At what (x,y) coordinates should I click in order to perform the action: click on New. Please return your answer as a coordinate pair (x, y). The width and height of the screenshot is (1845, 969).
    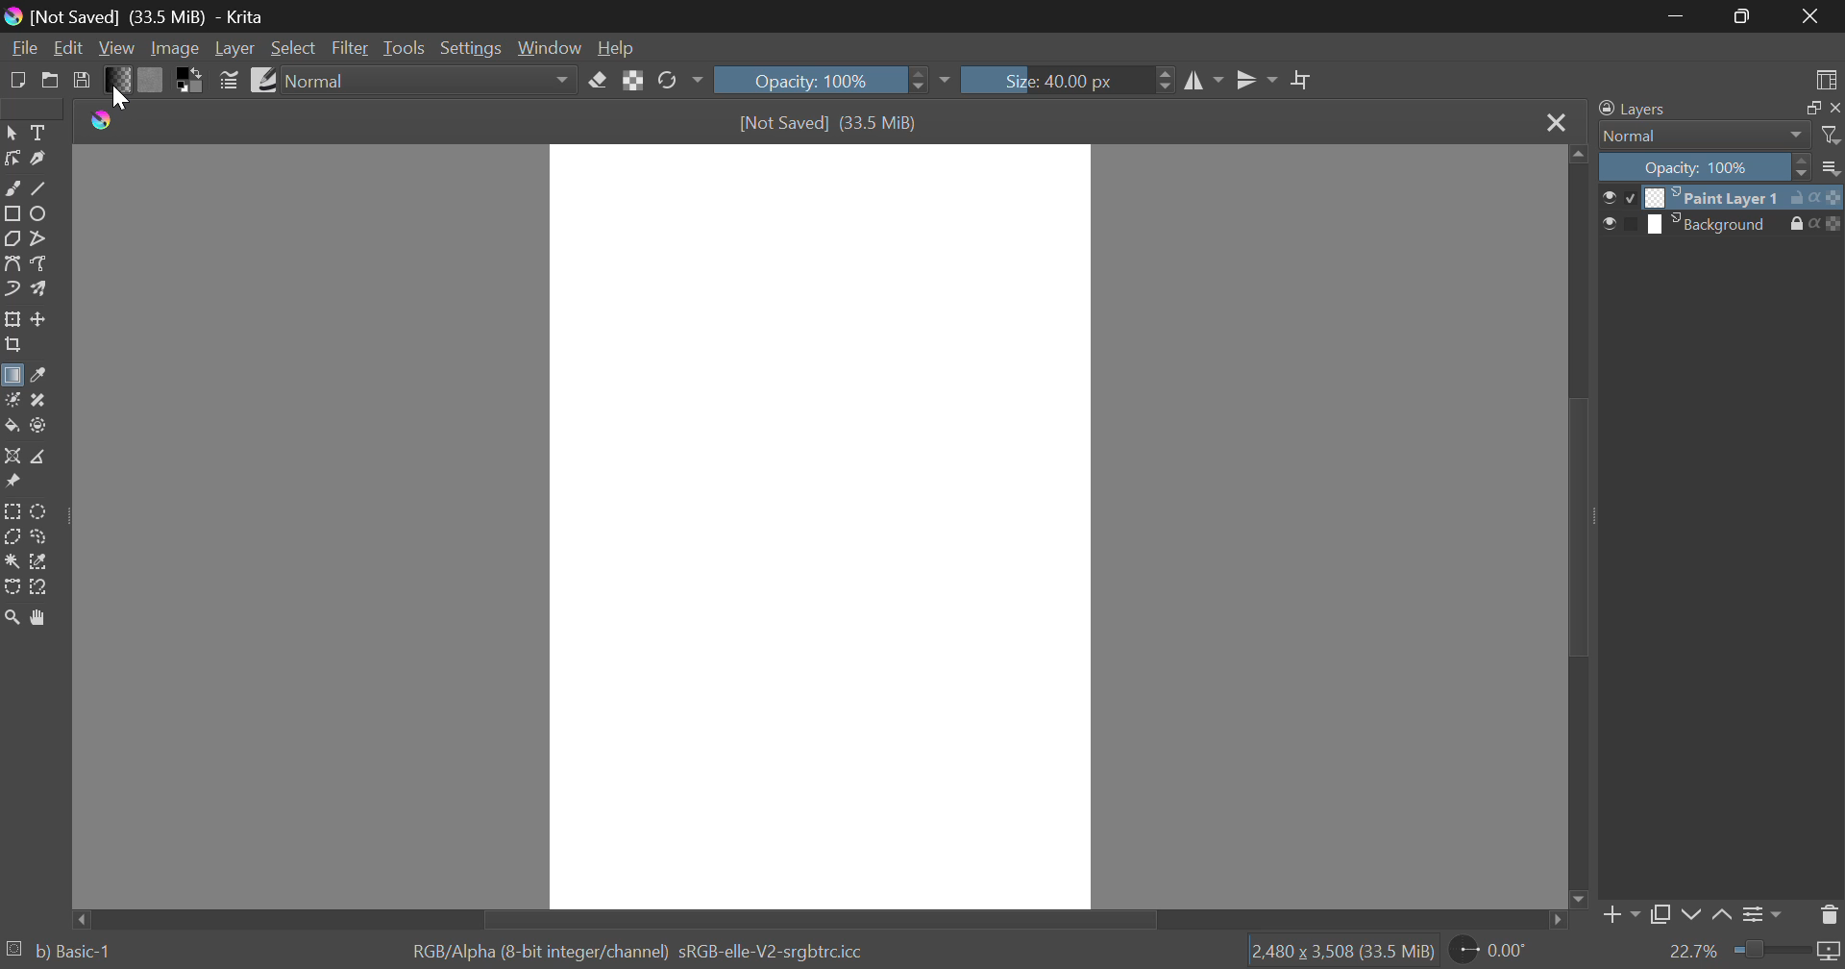
    Looking at the image, I should click on (16, 78).